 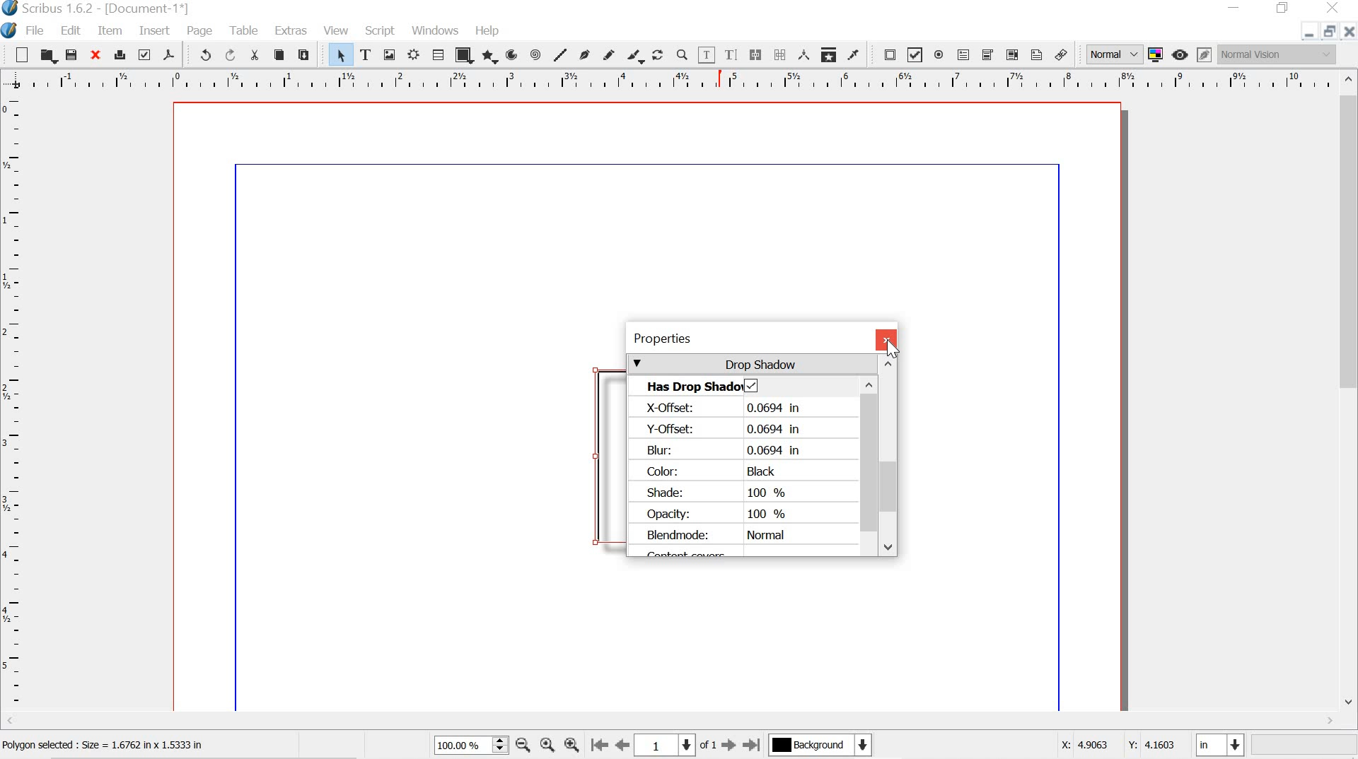 What do you see at coordinates (489, 29) in the screenshot?
I see `HELP` at bounding box center [489, 29].